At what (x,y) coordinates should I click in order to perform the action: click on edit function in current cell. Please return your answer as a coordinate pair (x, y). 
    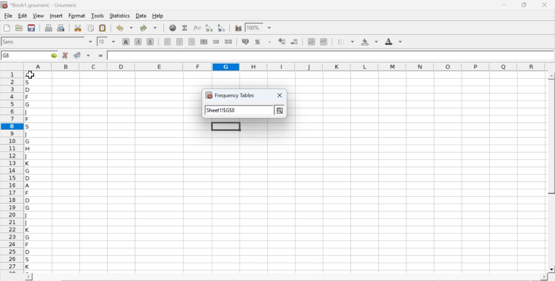
    Looking at the image, I should click on (198, 27).